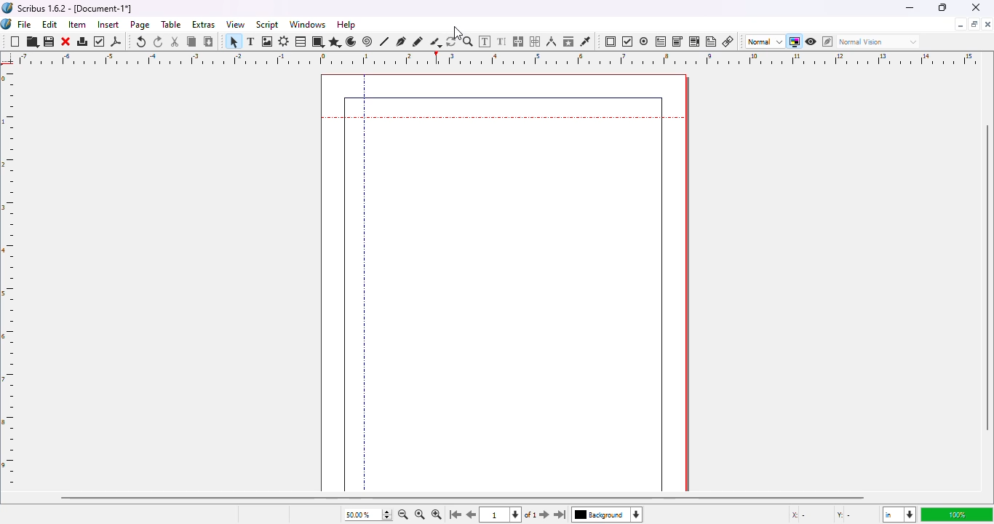 The height and width of the screenshot is (524, 994). What do you see at coordinates (987, 279) in the screenshot?
I see `vertical scroll bar` at bounding box center [987, 279].